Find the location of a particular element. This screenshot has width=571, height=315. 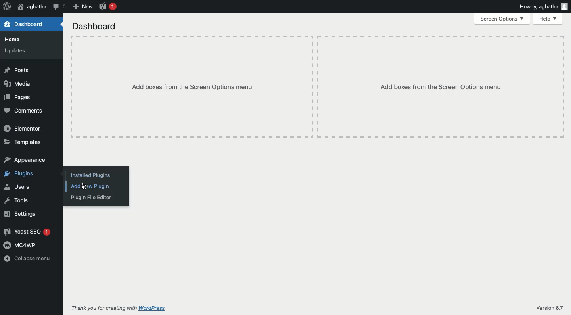

Usera is located at coordinates (32, 7).